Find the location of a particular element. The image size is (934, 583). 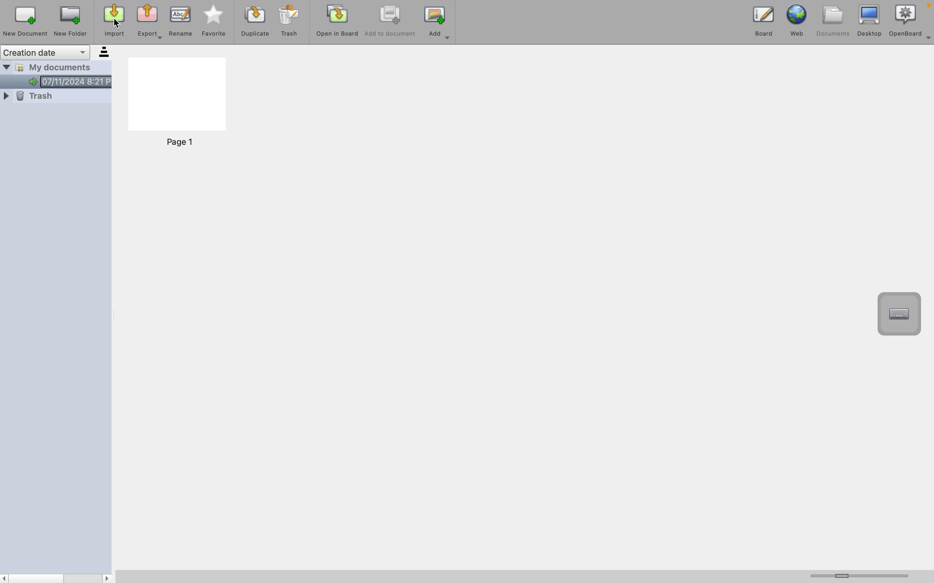

add is located at coordinates (438, 25).